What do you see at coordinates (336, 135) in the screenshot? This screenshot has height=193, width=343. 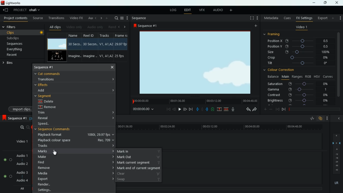 I see `6 (layer)` at bounding box center [336, 135].